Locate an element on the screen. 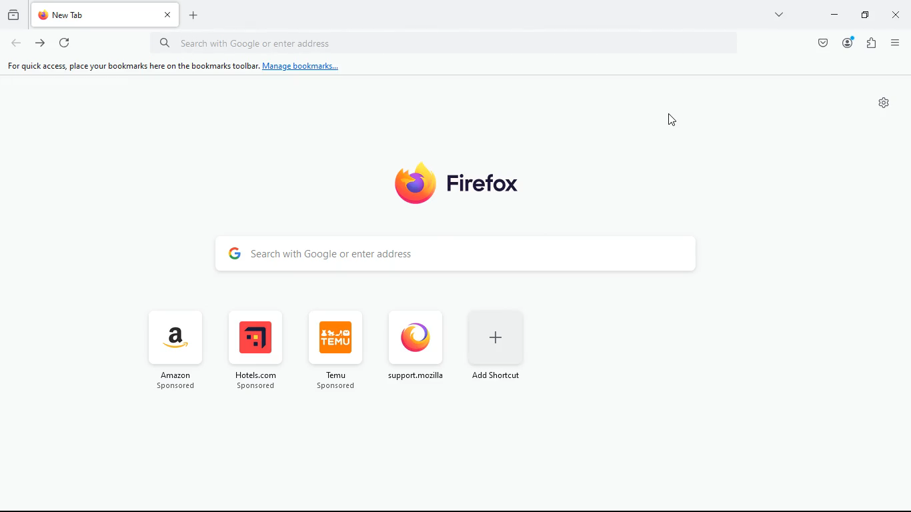  new tab is located at coordinates (93, 15).